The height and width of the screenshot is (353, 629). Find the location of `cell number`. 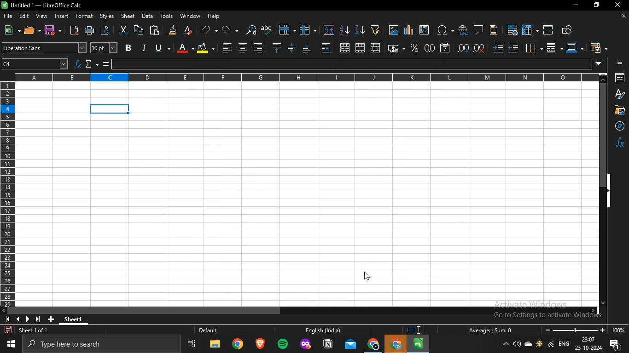

cell number is located at coordinates (36, 65).